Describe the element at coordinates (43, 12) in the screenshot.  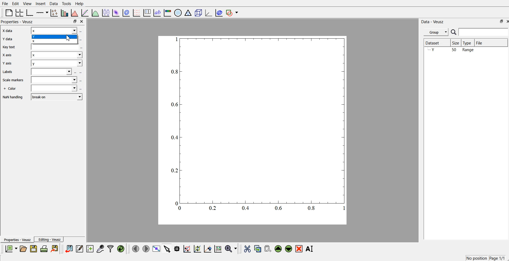
I see `Add an axis` at that location.